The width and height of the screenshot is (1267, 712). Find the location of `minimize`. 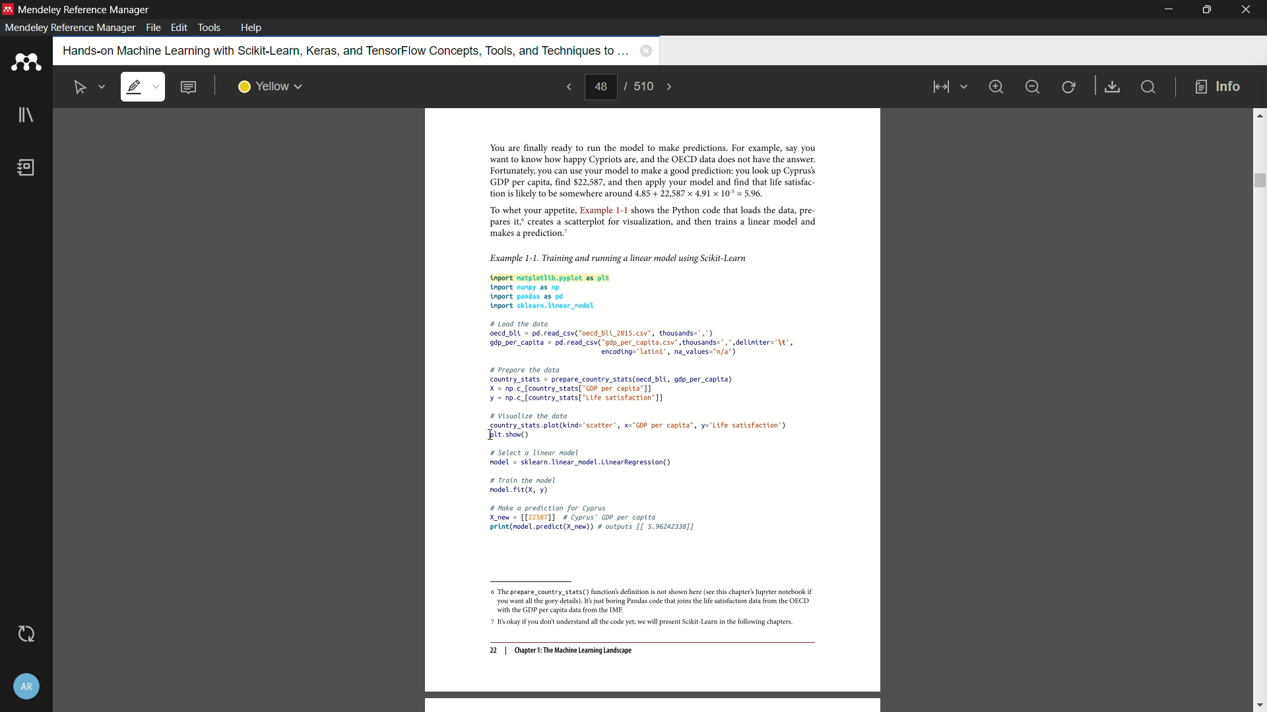

minimize is located at coordinates (1032, 87).